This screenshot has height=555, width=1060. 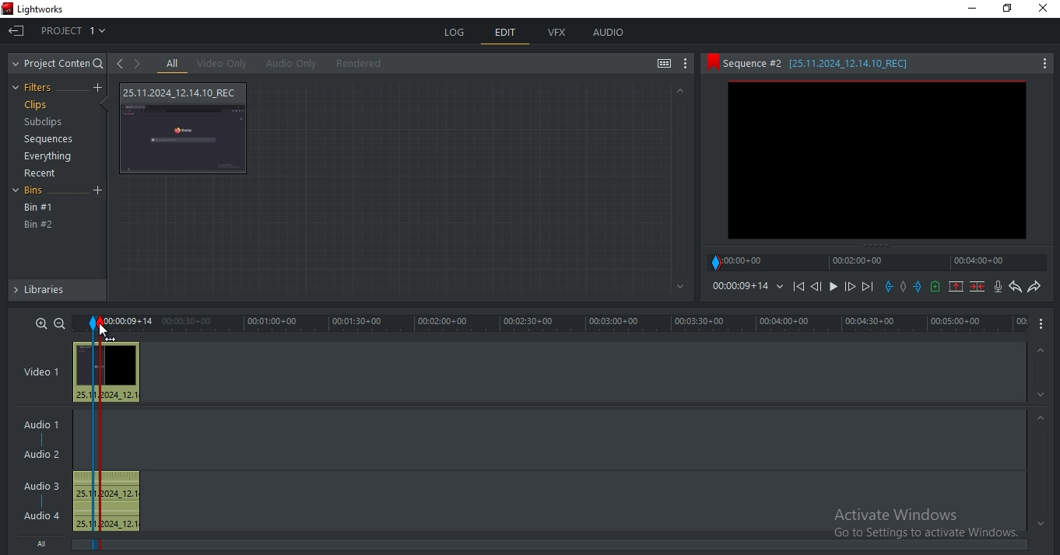 What do you see at coordinates (956, 286) in the screenshot?
I see `remove marked section` at bounding box center [956, 286].